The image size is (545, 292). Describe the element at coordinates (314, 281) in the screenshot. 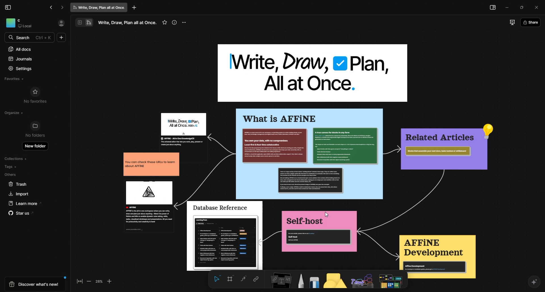

I see `Eraser` at that location.